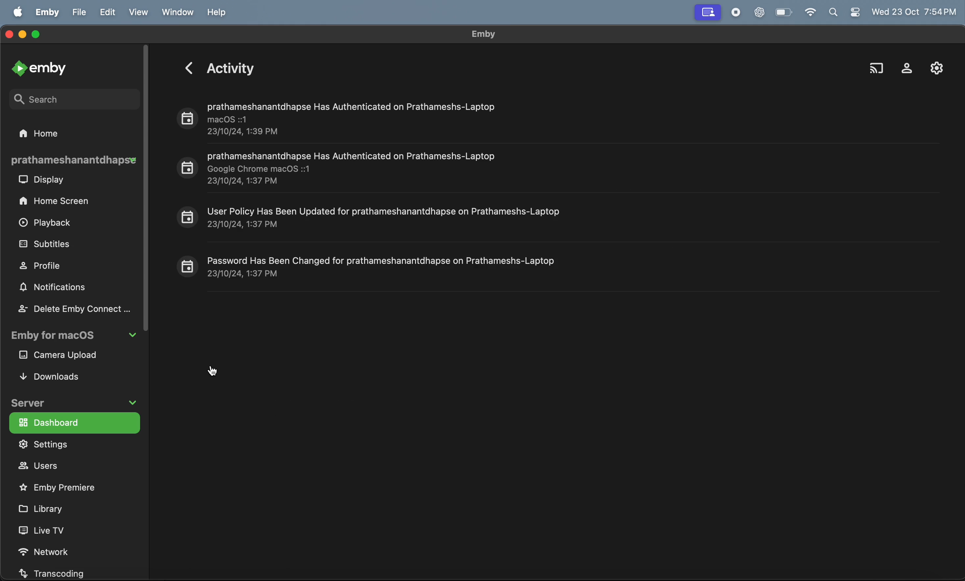 Image resolution: width=965 pixels, height=581 pixels. I want to click on wed 23 oct 7:54pm, so click(915, 10).